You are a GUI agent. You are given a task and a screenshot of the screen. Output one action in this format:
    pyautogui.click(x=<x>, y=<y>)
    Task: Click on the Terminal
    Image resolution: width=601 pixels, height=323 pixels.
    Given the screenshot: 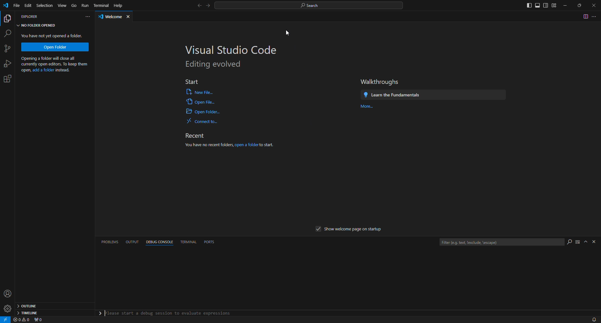 What is the action you would take?
    pyautogui.click(x=101, y=4)
    